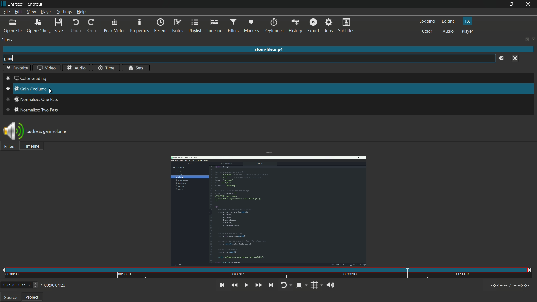  What do you see at coordinates (32, 298) in the screenshot?
I see `Project` at bounding box center [32, 298].